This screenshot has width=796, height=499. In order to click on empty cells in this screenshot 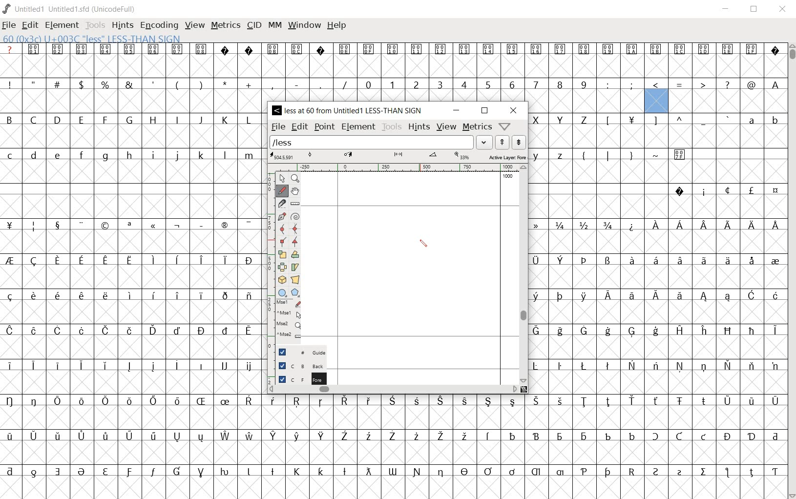, I will do `click(131, 242)`.